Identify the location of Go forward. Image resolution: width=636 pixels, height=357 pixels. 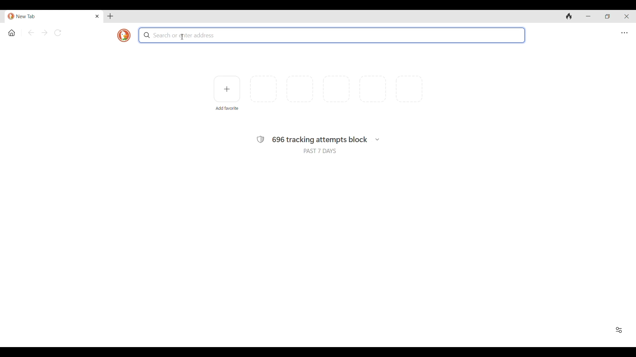
(45, 33).